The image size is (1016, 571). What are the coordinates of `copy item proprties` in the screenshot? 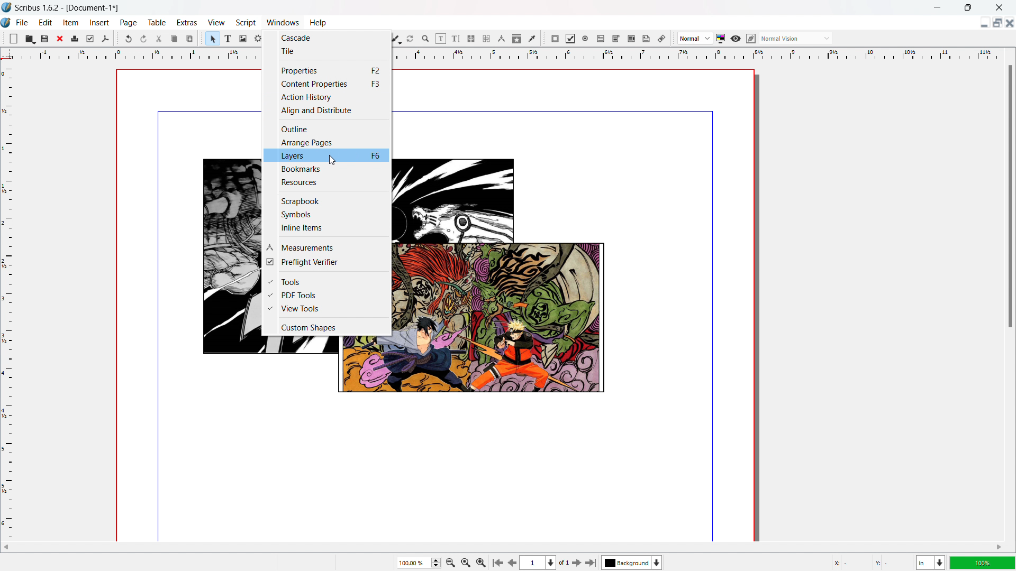 It's located at (517, 38).